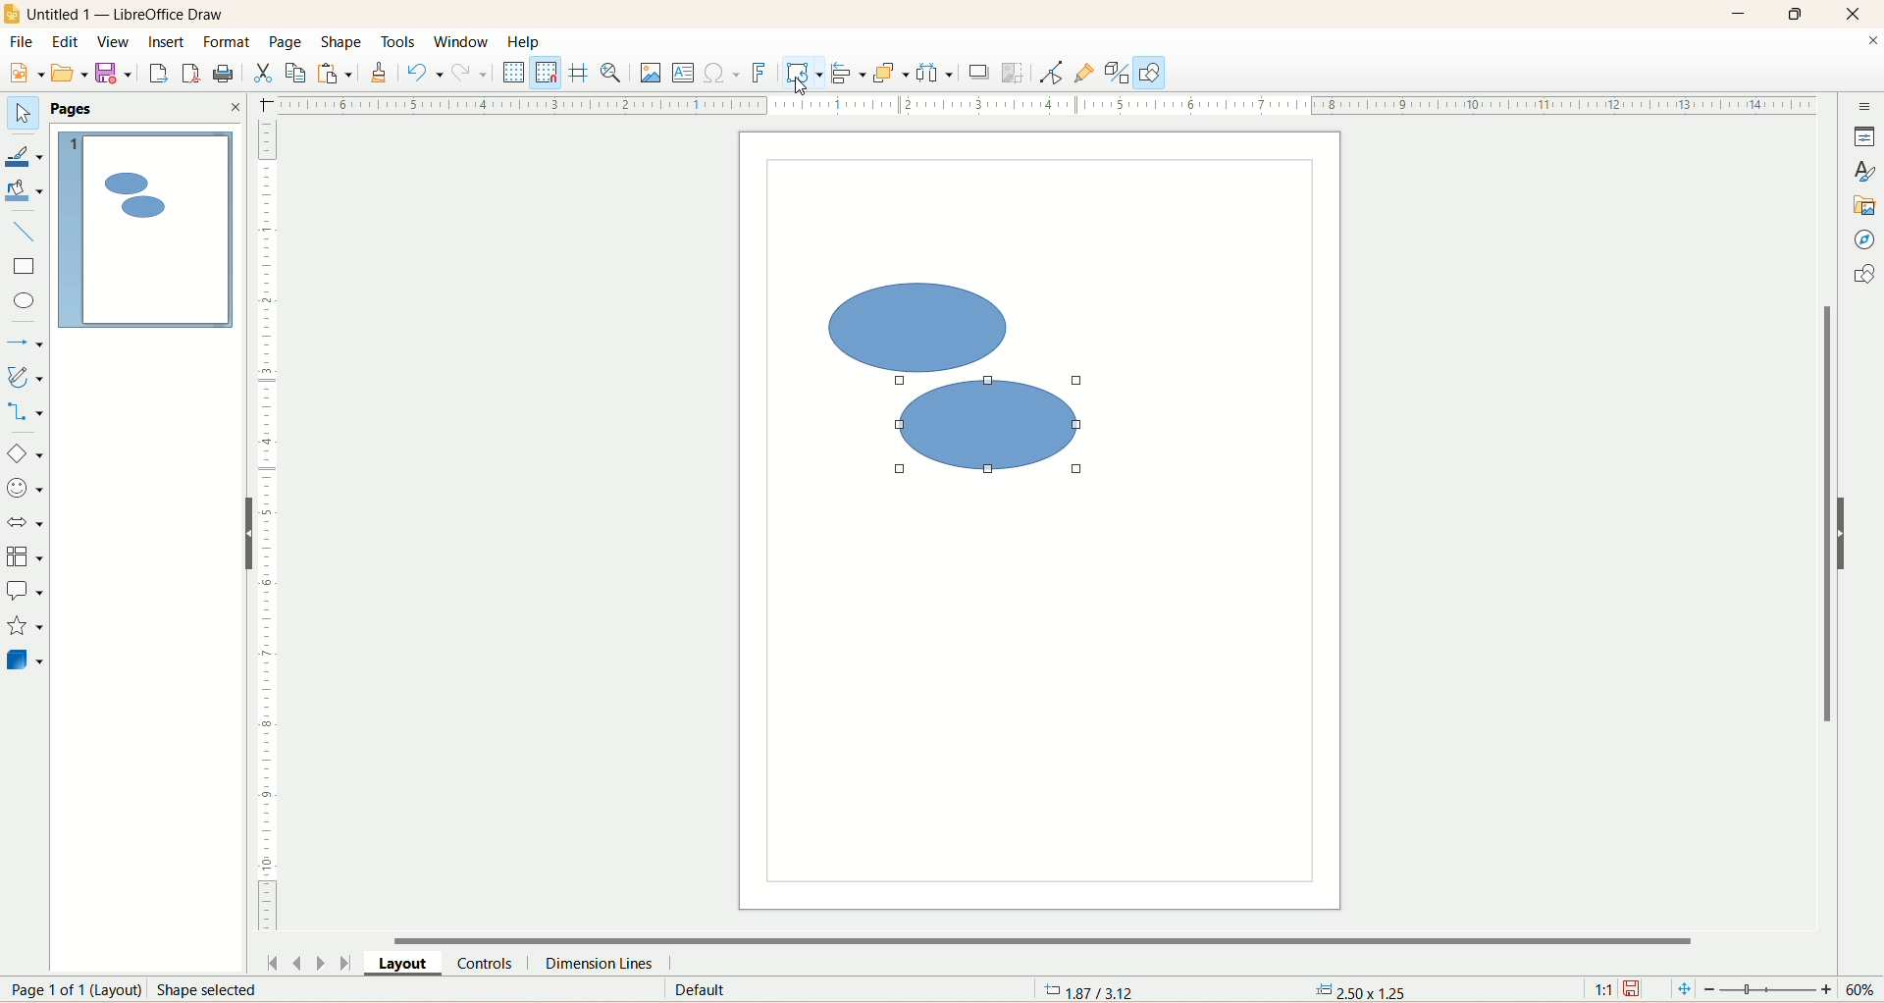 This screenshot has height=1003, width=1884. Describe the element at coordinates (28, 74) in the screenshot. I see `new` at that location.